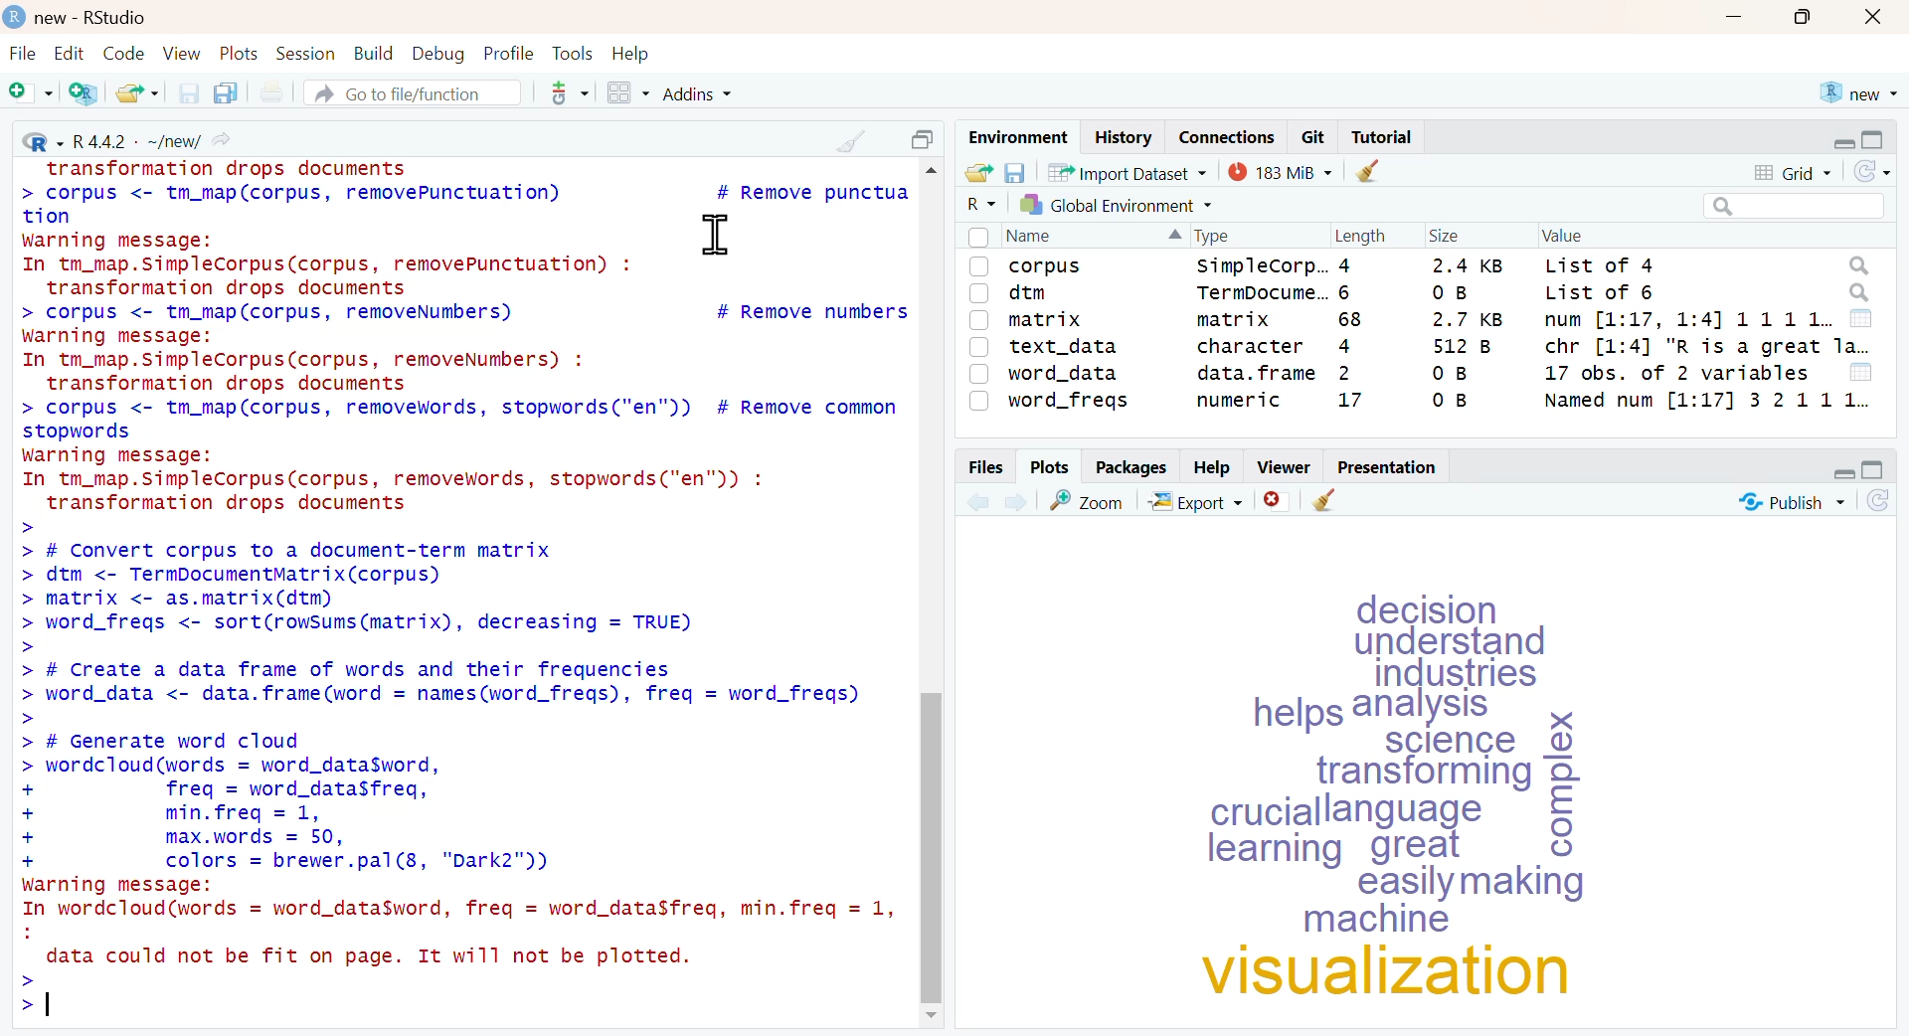  What do you see at coordinates (1689, 319) in the screenshot?
I see `num [1:17, 1:4] 1 1 1 1...` at bounding box center [1689, 319].